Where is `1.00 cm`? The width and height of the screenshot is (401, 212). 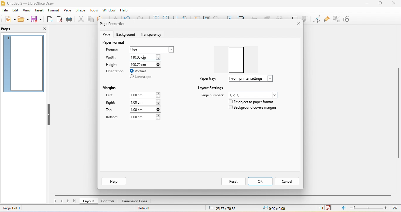
1.00 cm is located at coordinates (145, 102).